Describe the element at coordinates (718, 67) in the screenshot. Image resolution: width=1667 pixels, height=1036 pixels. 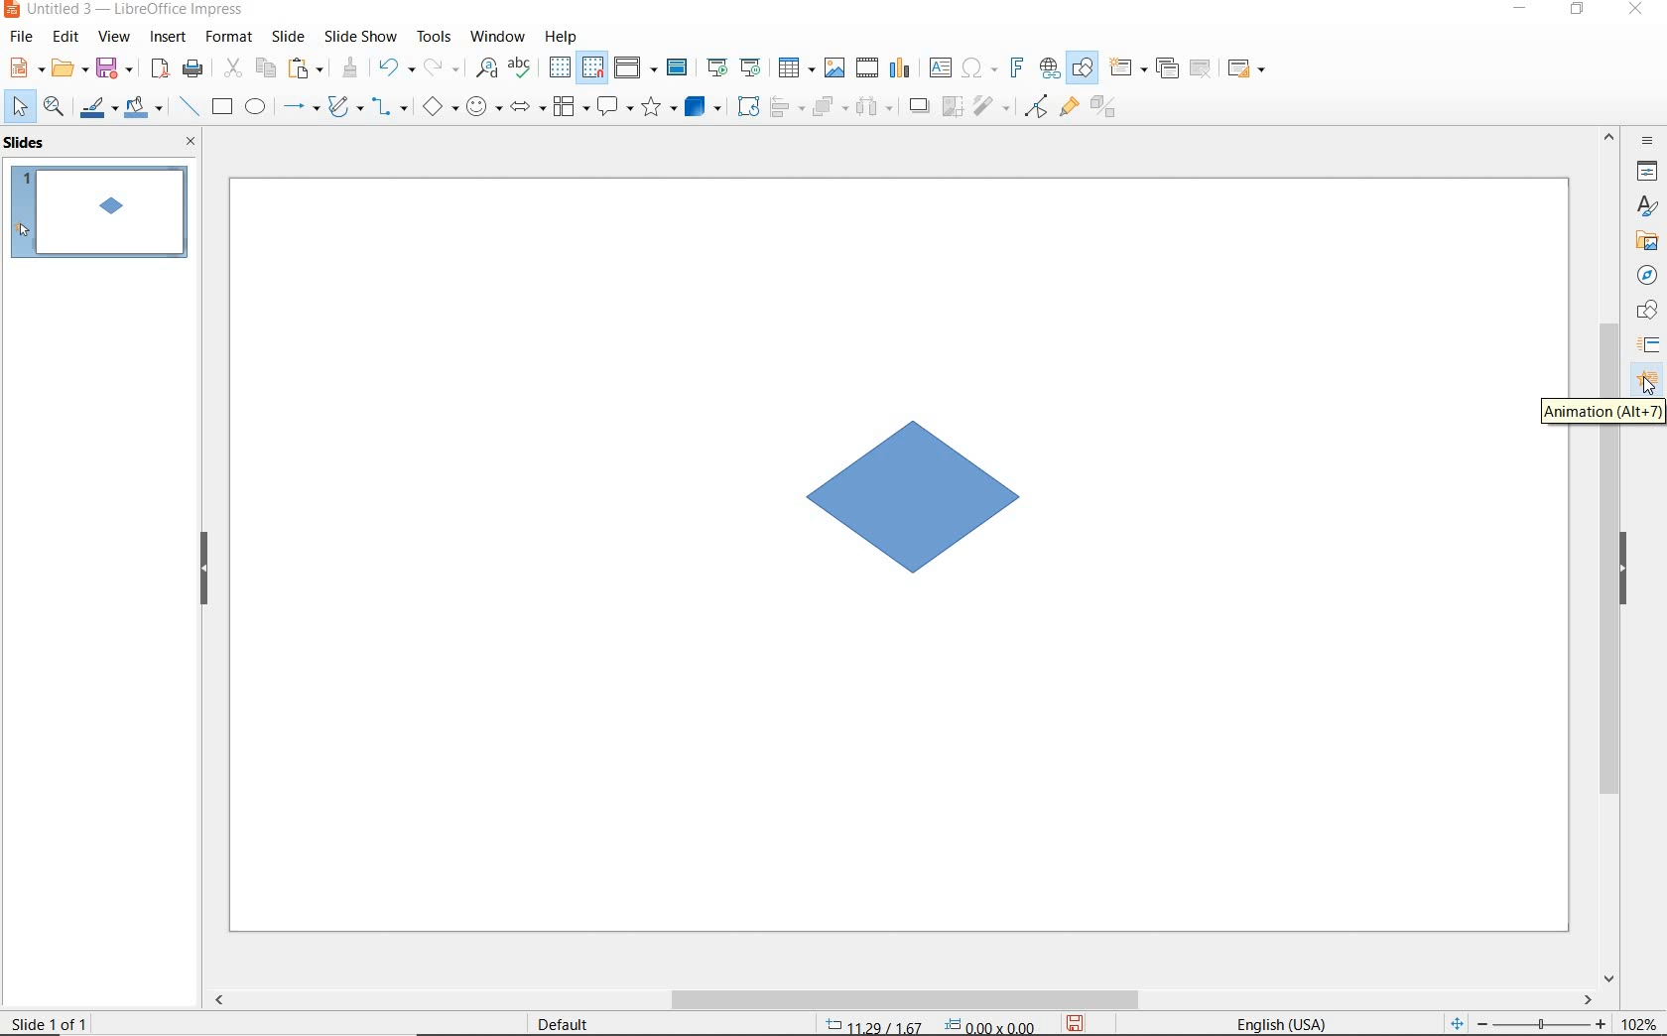
I see `start from first slide` at that location.